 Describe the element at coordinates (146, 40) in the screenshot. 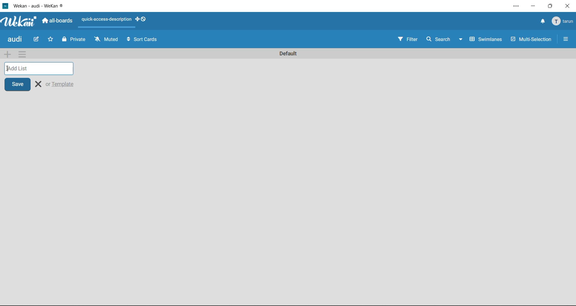

I see `sort cards` at that location.